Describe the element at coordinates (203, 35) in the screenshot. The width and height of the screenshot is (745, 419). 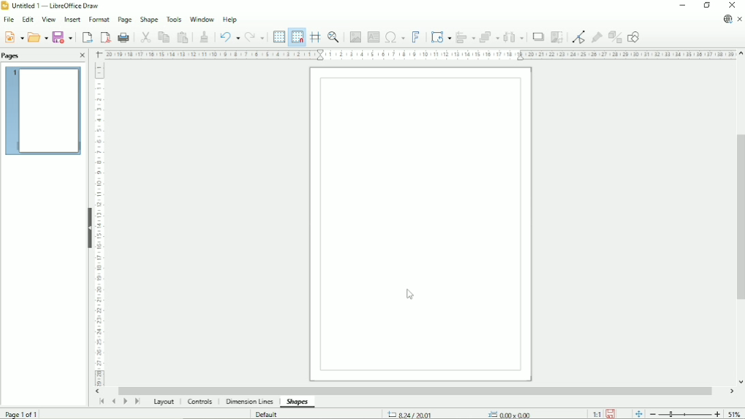
I see `Clone formatting` at that location.